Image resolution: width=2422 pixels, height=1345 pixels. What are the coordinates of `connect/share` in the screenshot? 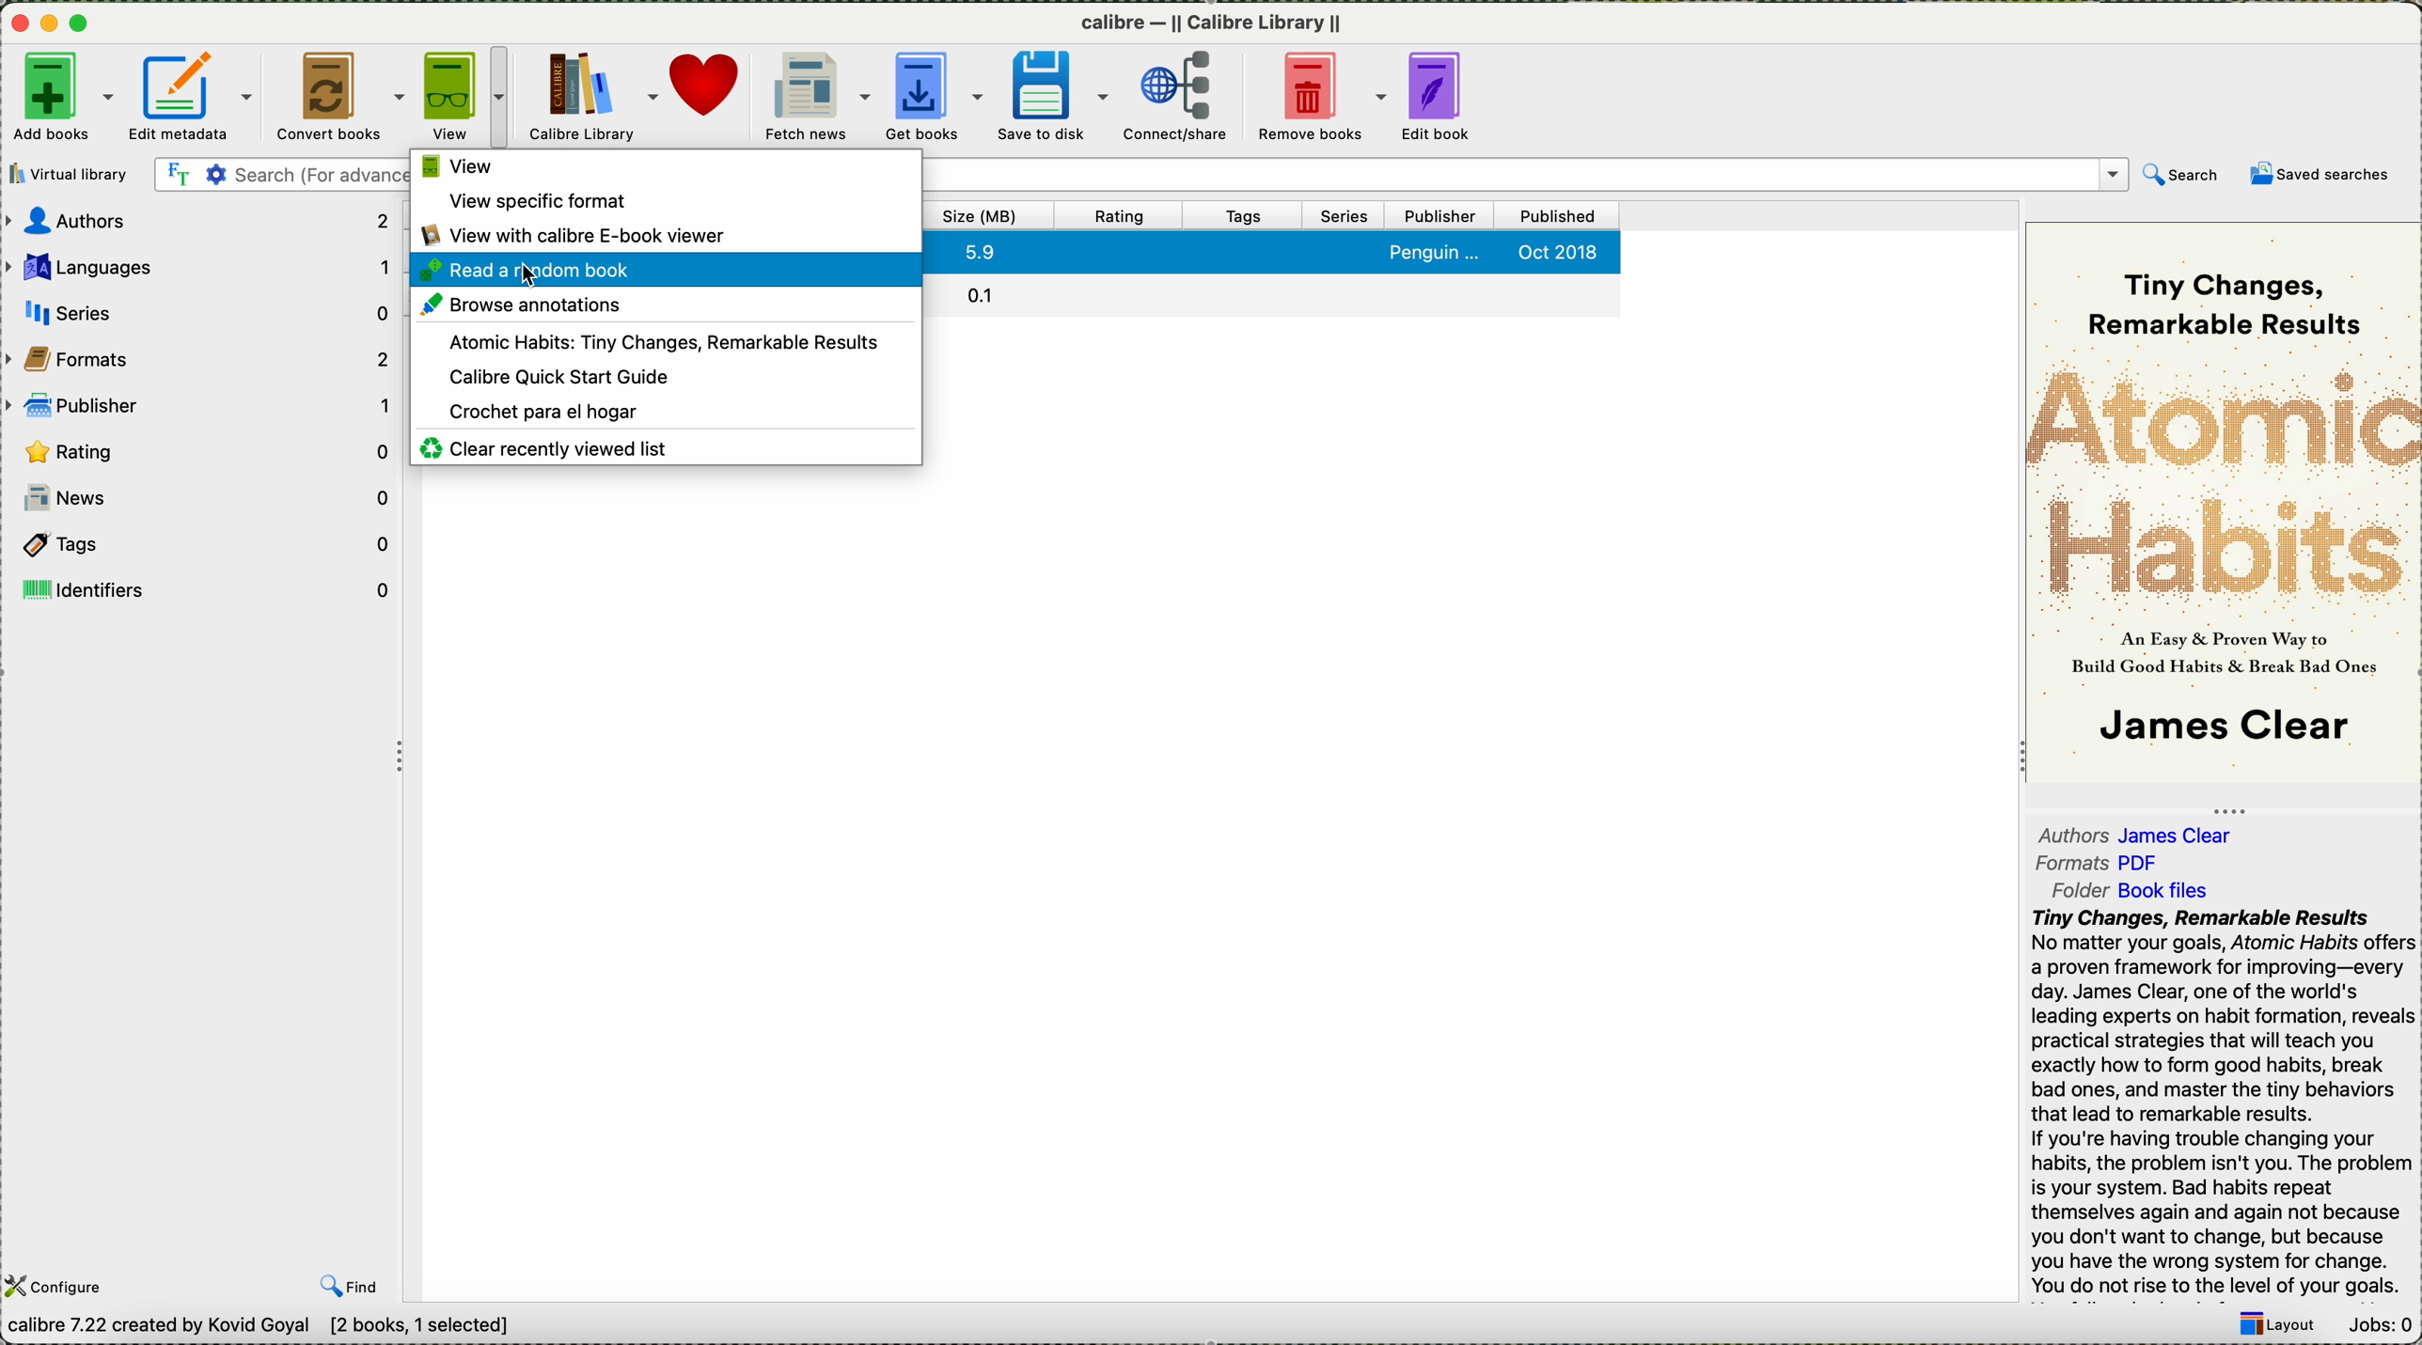 It's located at (1181, 100).